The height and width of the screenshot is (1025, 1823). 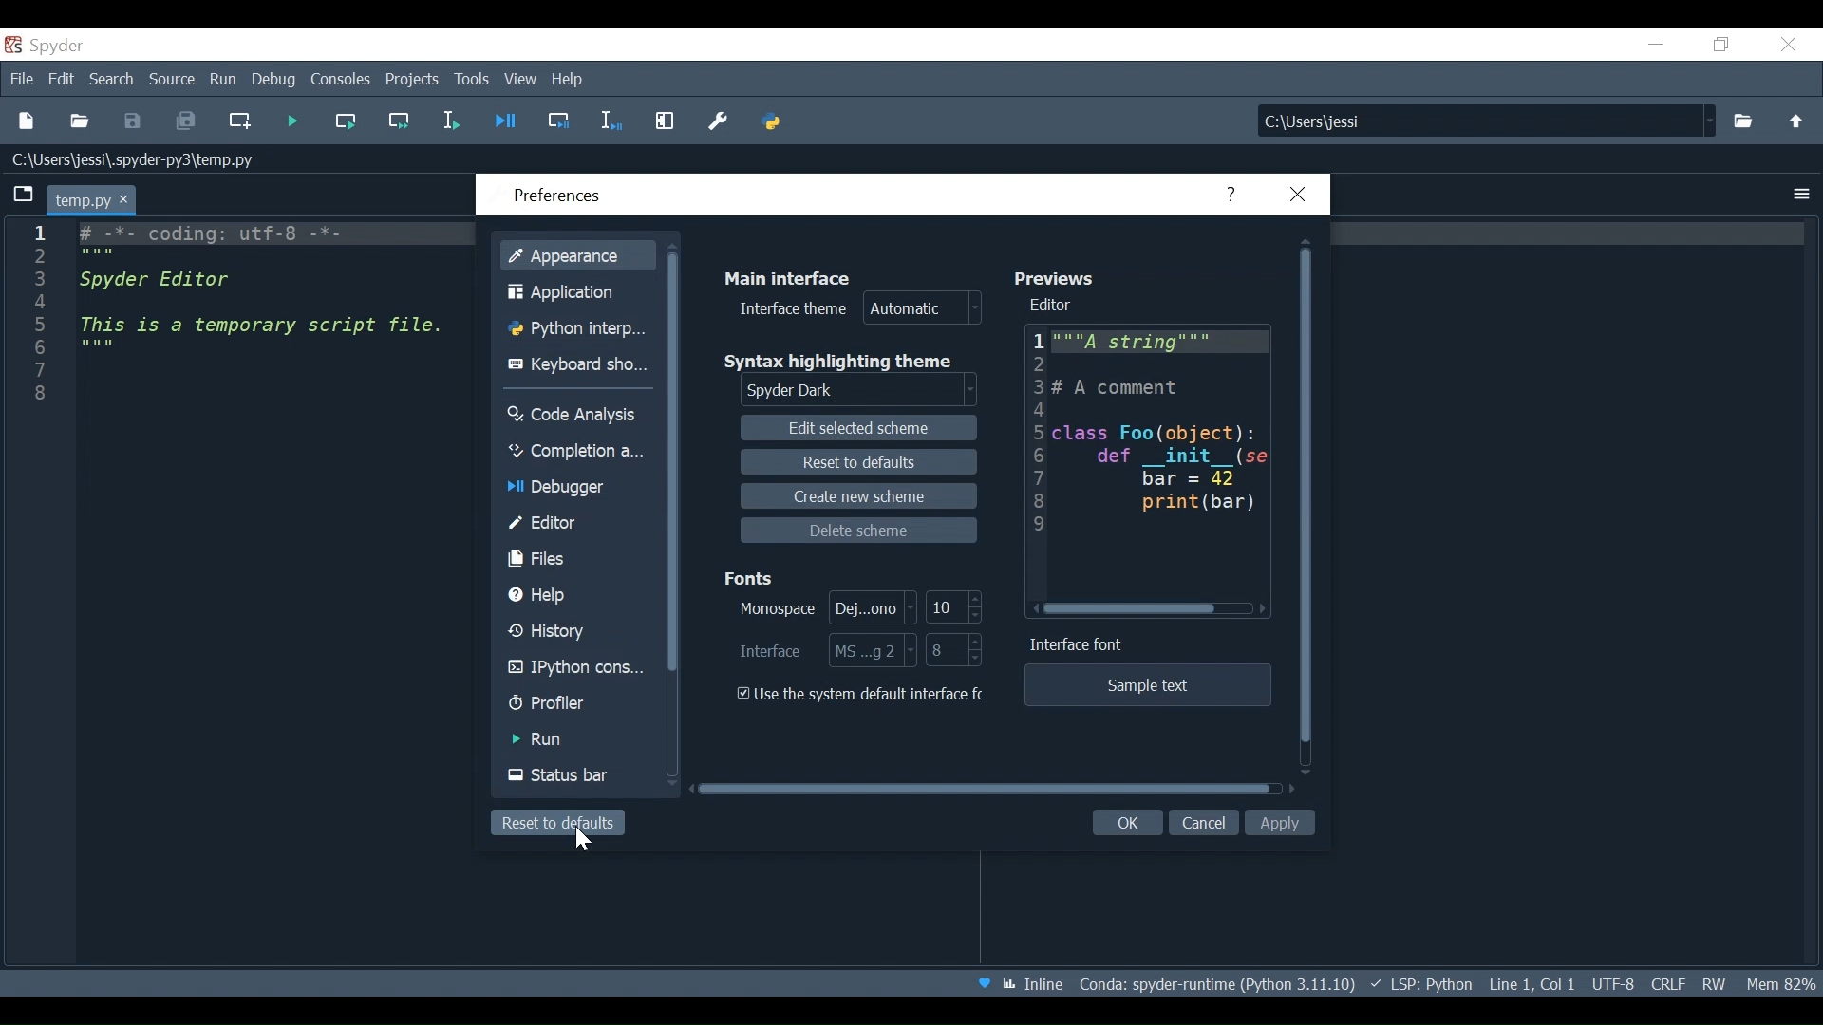 What do you see at coordinates (139, 160) in the screenshot?
I see `File Path` at bounding box center [139, 160].